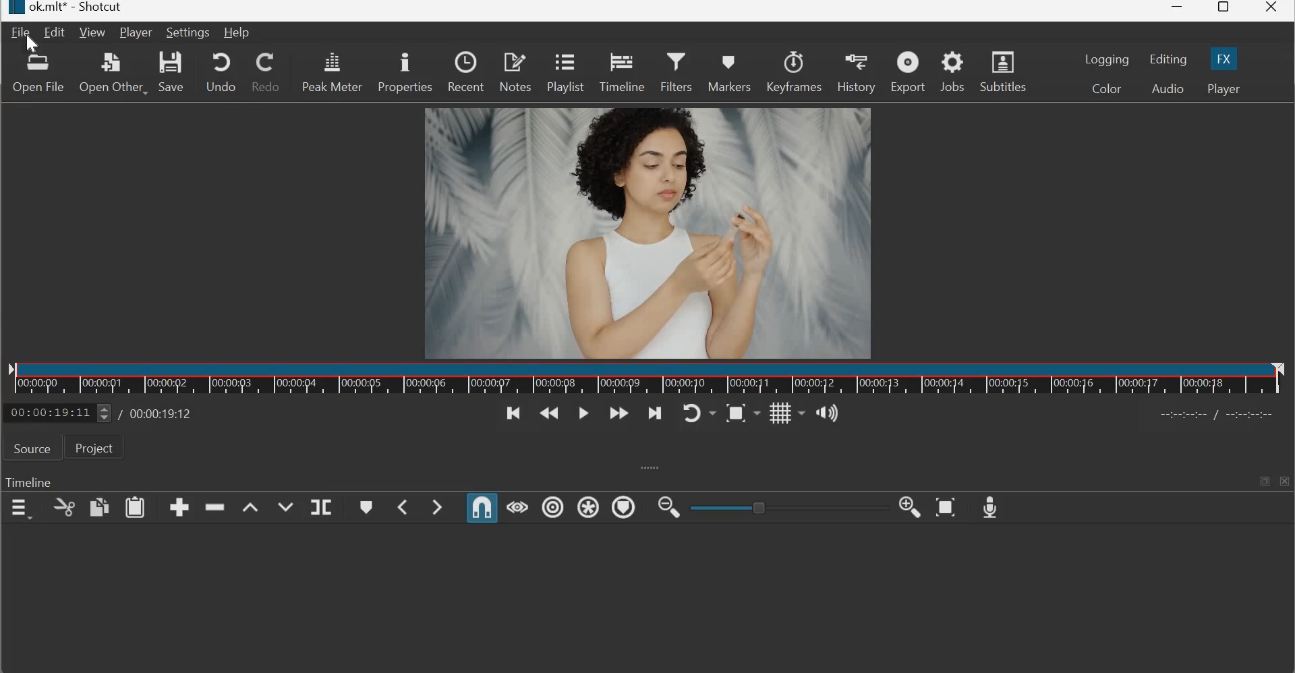 The height and width of the screenshot is (673, 1295). I want to click on Split at playhead, so click(320, 507).